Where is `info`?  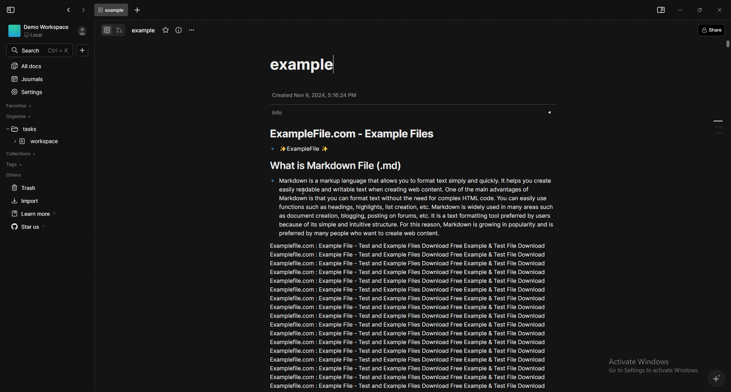 info is located at coordinates (178, 29).